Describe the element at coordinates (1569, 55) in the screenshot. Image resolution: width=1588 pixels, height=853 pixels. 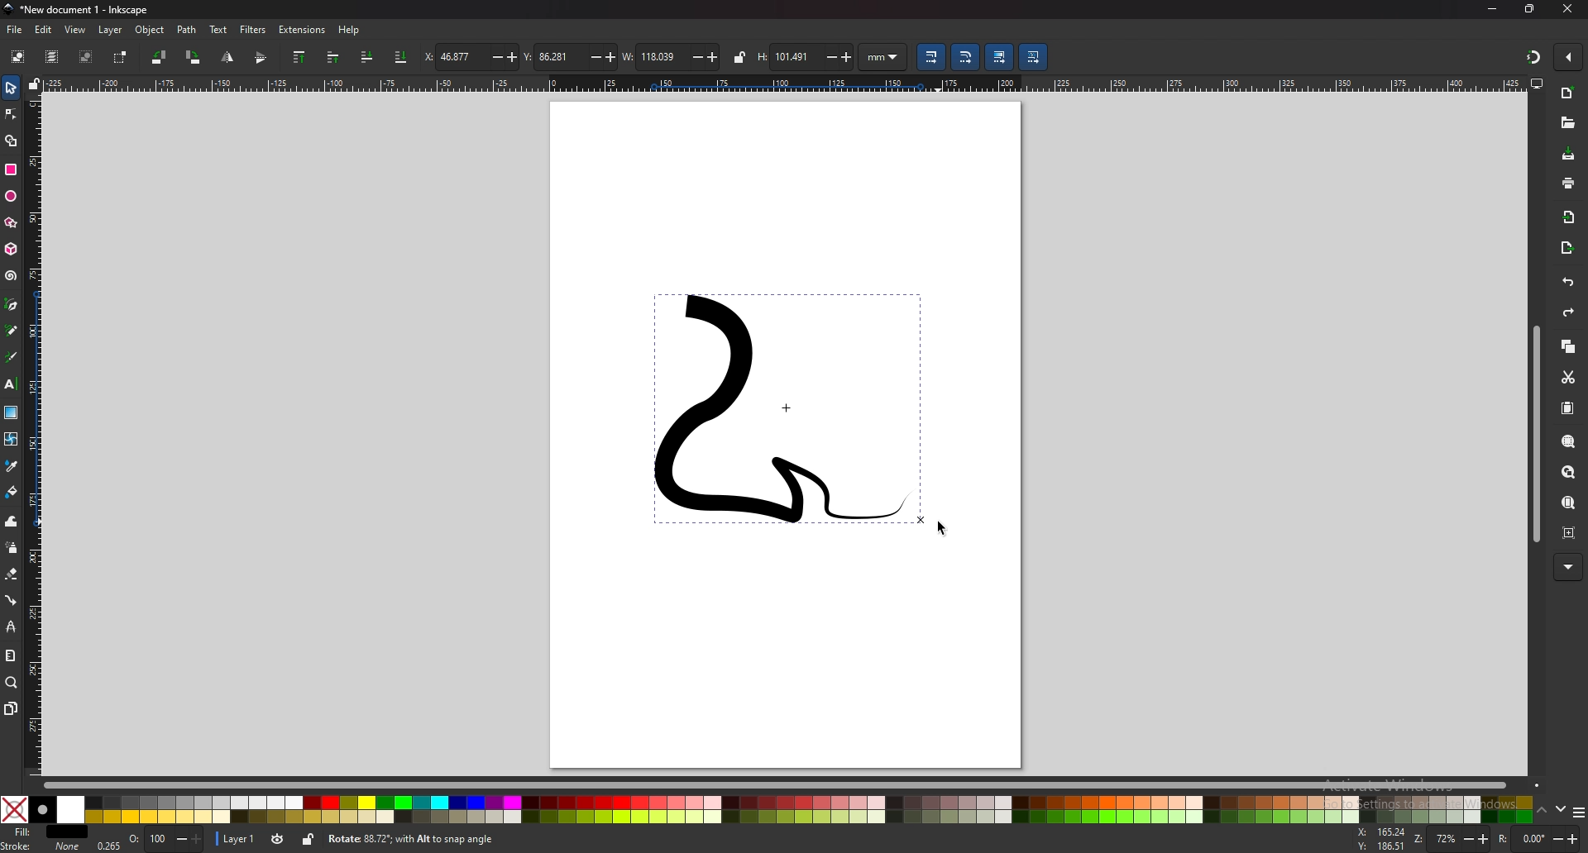
I see `enable snapping` at that location.